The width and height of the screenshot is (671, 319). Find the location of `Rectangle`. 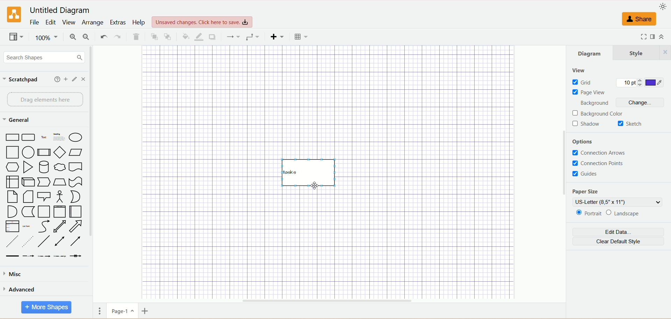

Rectangle is located at coordinates (12, 137).